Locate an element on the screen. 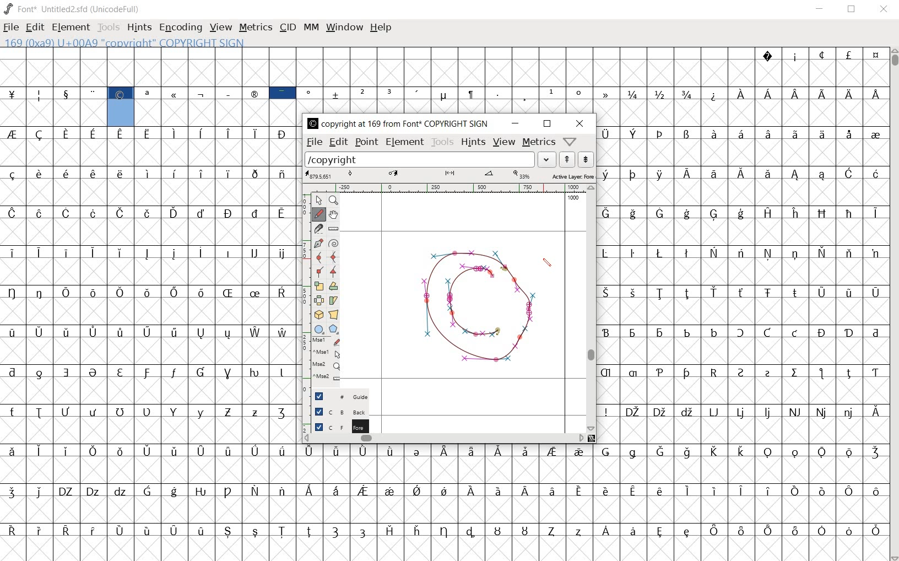 The width and height of the screenshot is (899, 561). hints is located at coordinates (472, 142).